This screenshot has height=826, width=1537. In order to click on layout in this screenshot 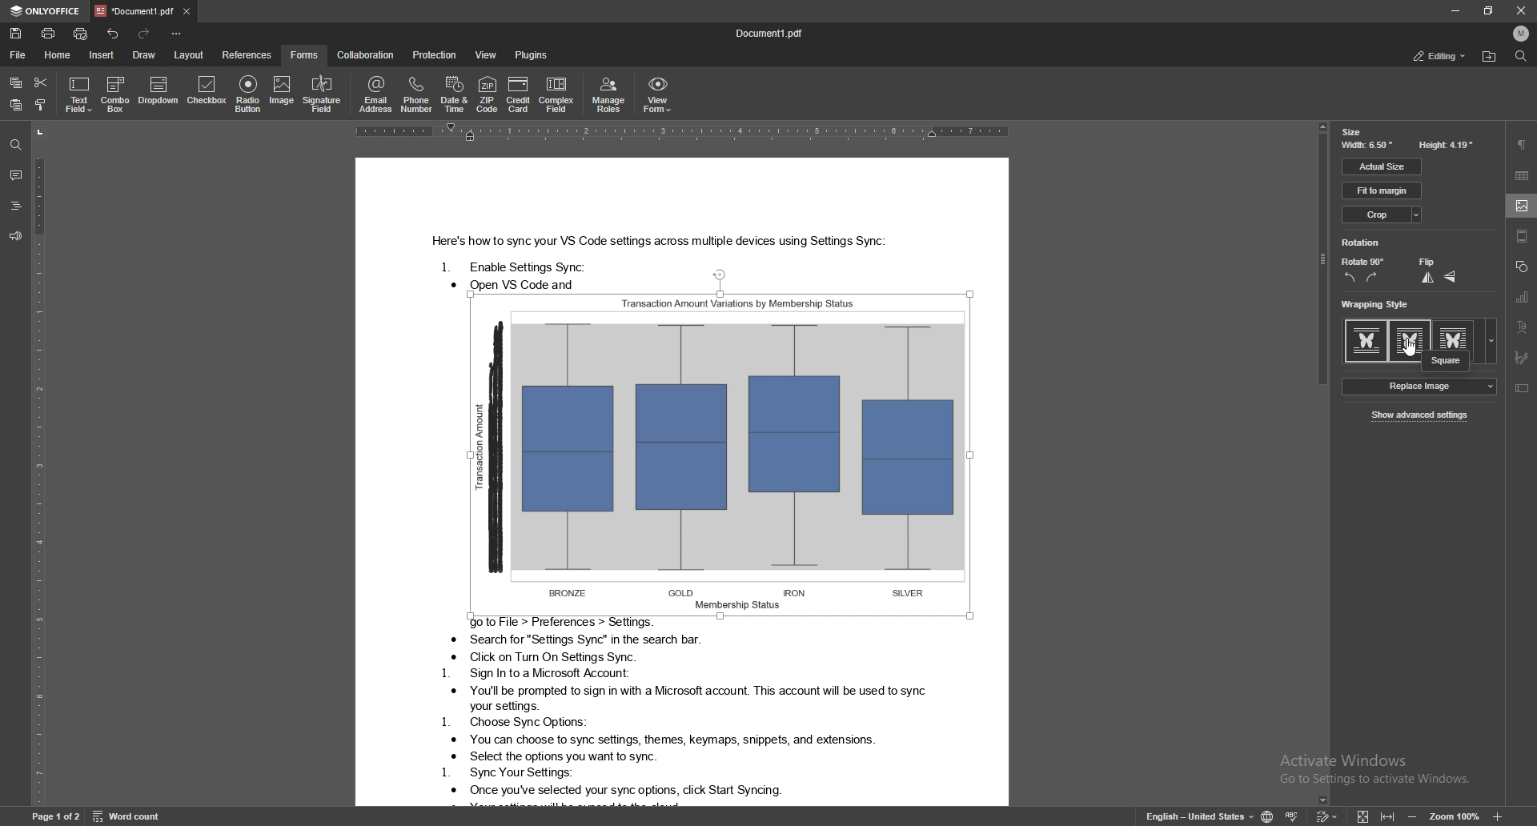, I will do `click(189, 54)`.